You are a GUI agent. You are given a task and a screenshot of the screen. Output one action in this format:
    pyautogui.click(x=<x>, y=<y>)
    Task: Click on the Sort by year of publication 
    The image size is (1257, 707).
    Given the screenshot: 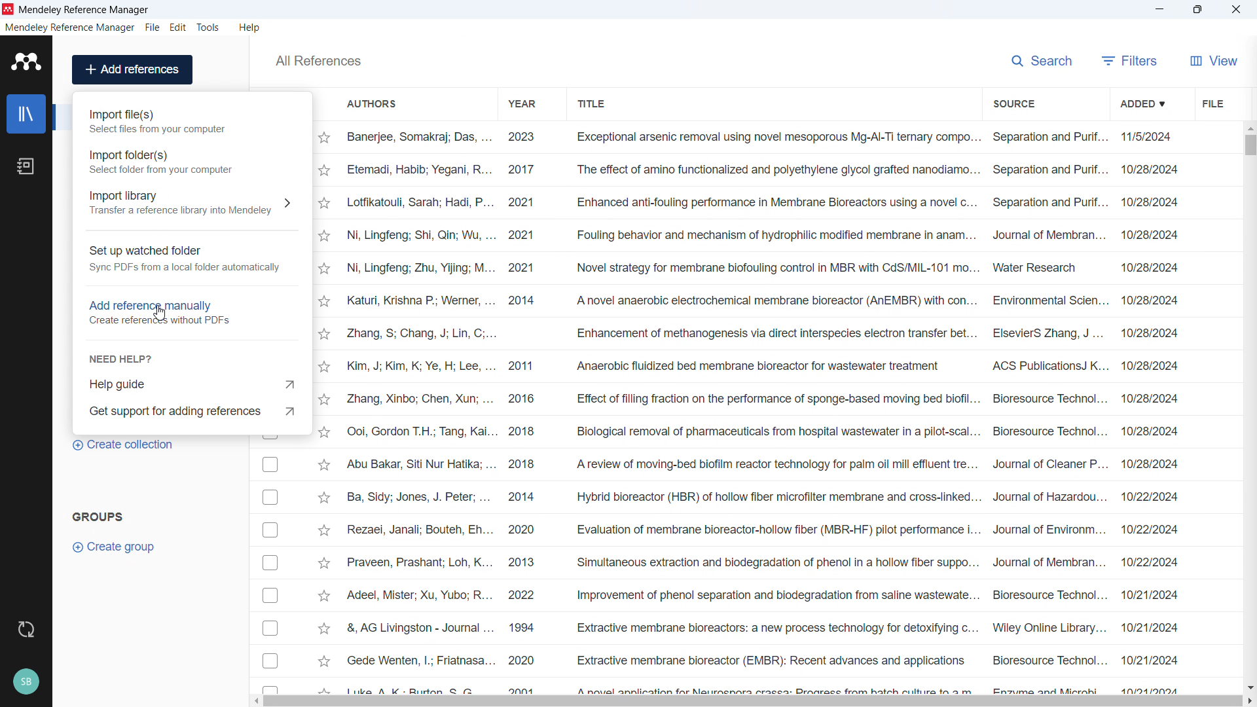 What is the action you would take?
    pyautogui.click(x=520, y=103)
    